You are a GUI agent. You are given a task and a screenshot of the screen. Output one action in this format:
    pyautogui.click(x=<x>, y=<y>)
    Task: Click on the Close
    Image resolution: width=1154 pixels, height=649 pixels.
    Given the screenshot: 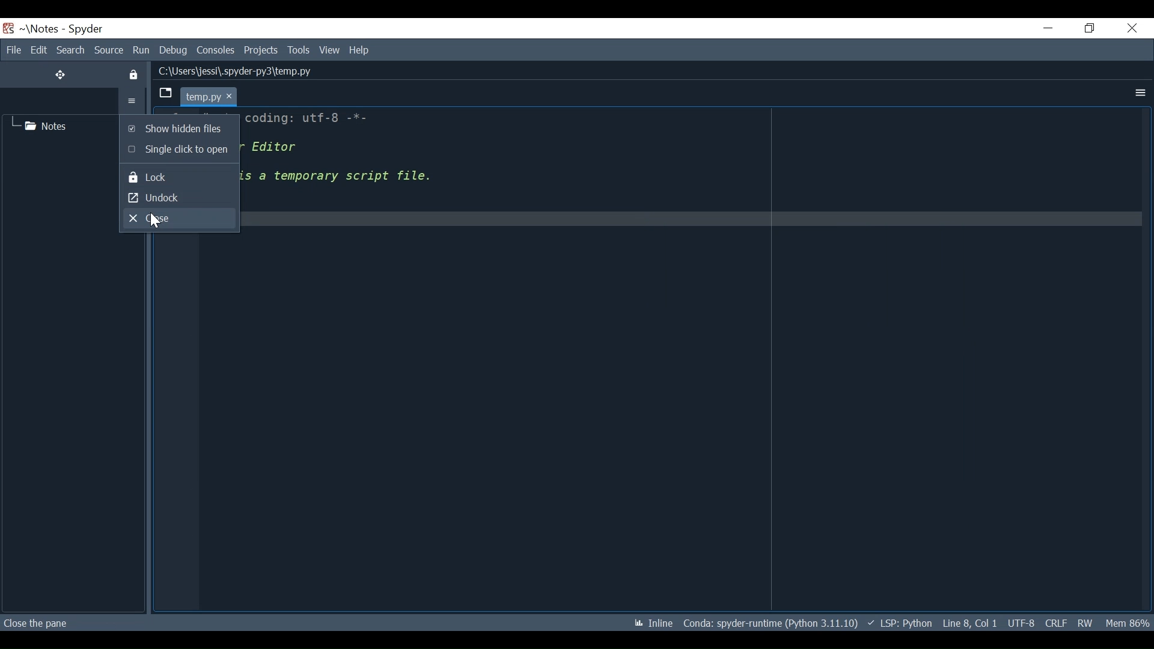 What is the action you would take?
    pyautogui.click(x=1131, y=29)
    